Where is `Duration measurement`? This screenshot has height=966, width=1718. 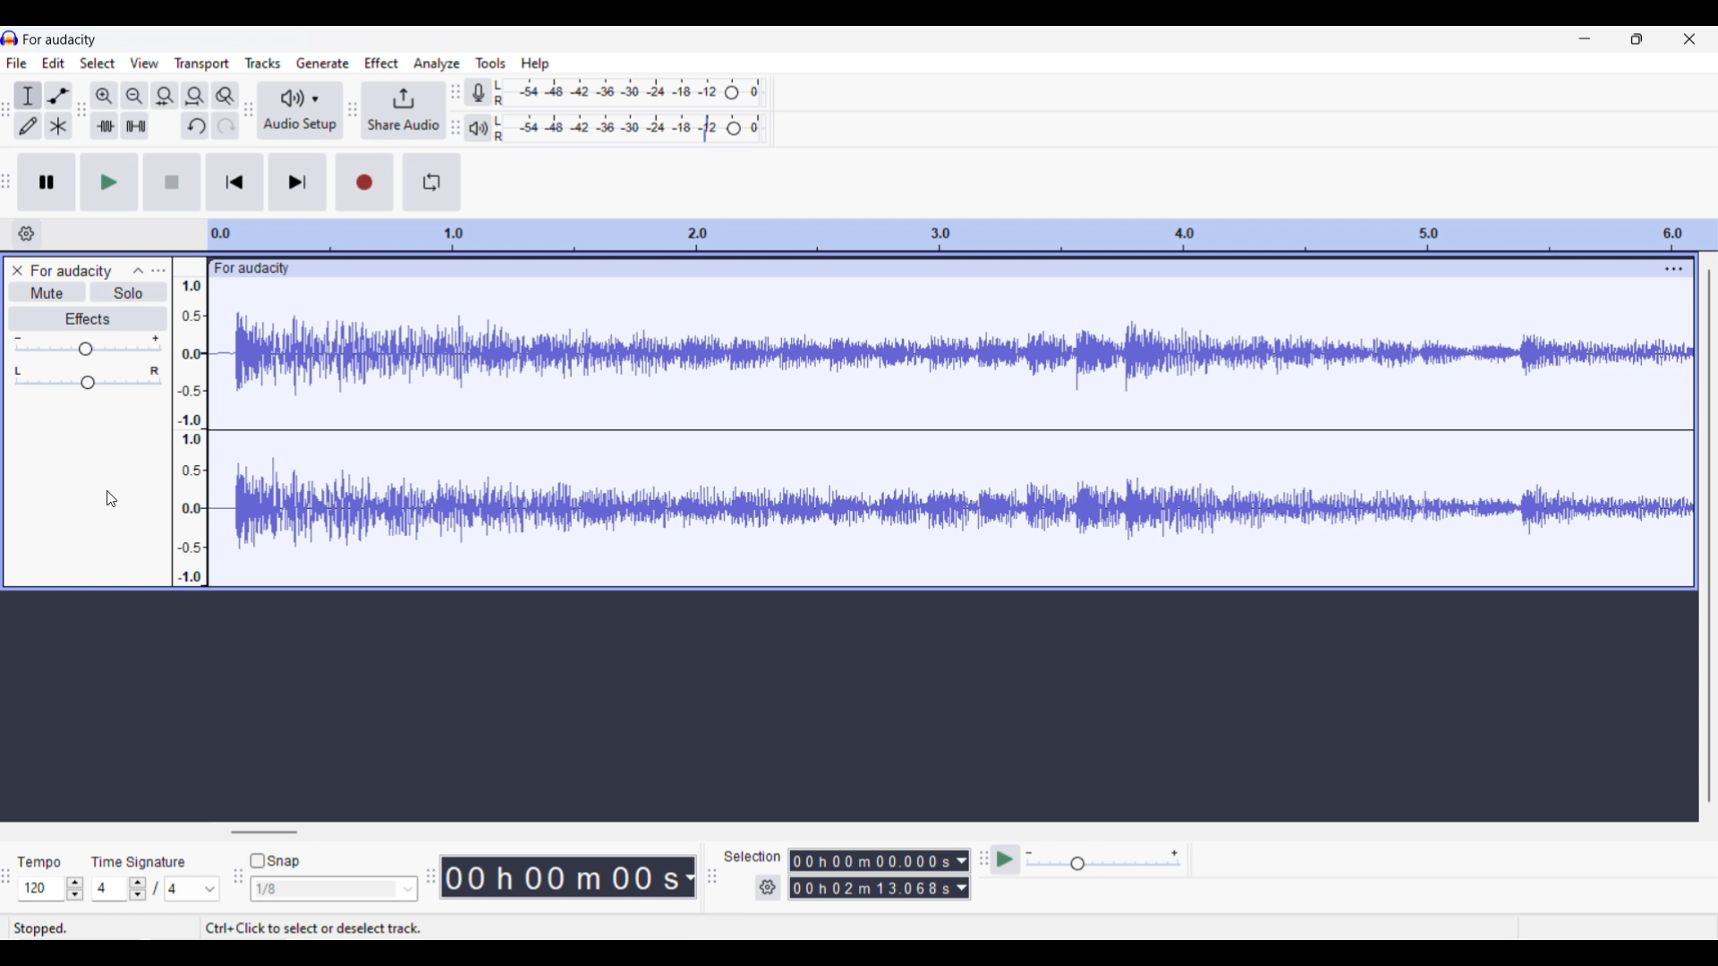
Duration measurement is located at coordinates (962, 874).